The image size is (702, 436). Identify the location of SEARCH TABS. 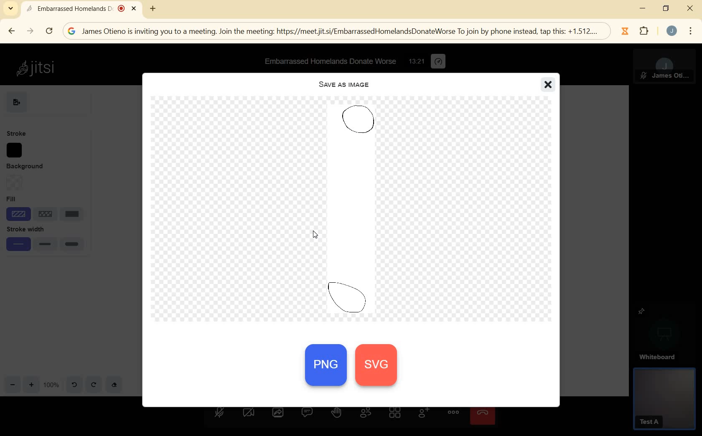
(10, 9).